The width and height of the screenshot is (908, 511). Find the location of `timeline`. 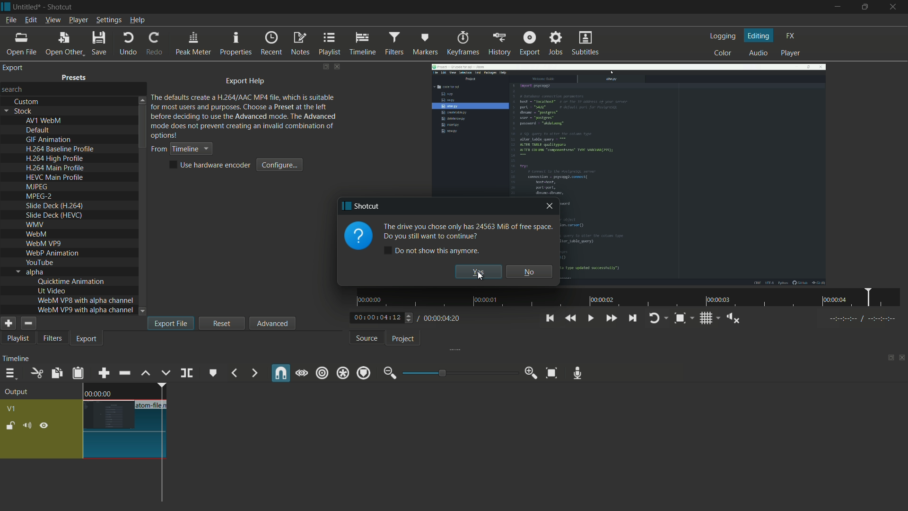

timeline is located at coordinates (364, 44).